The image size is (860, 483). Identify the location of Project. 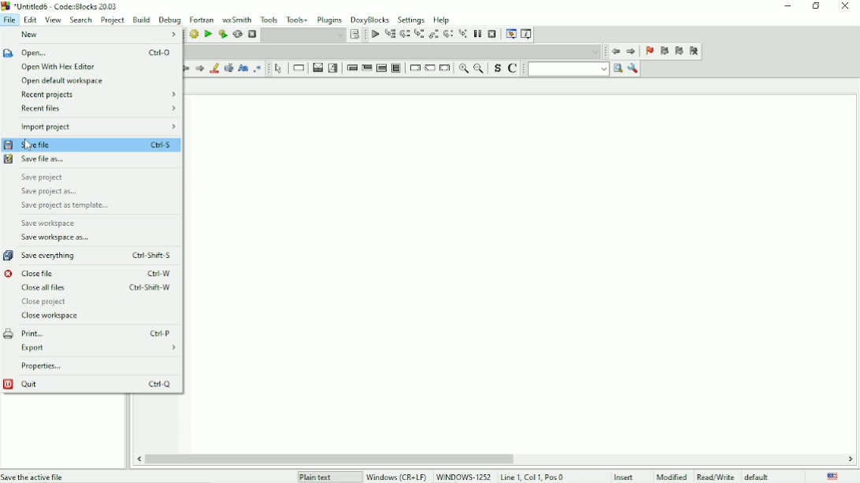
(113, 20).